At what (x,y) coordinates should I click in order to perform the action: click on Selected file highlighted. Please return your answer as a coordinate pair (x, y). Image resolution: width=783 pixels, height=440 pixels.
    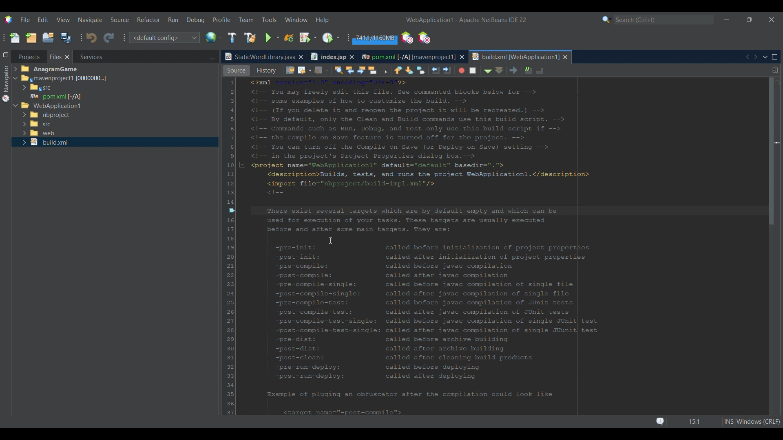
    Looking at the image, I should click on (115, 96).